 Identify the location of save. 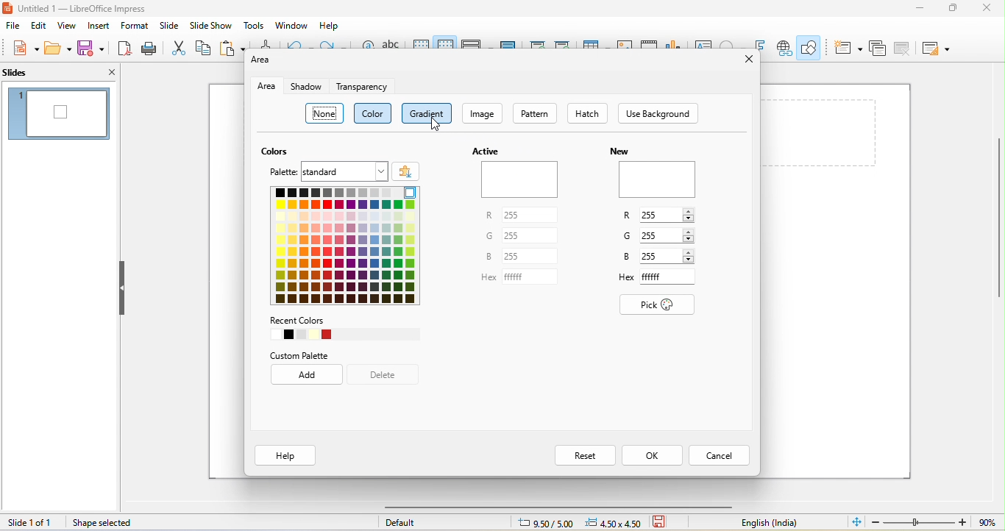
(664, 523).